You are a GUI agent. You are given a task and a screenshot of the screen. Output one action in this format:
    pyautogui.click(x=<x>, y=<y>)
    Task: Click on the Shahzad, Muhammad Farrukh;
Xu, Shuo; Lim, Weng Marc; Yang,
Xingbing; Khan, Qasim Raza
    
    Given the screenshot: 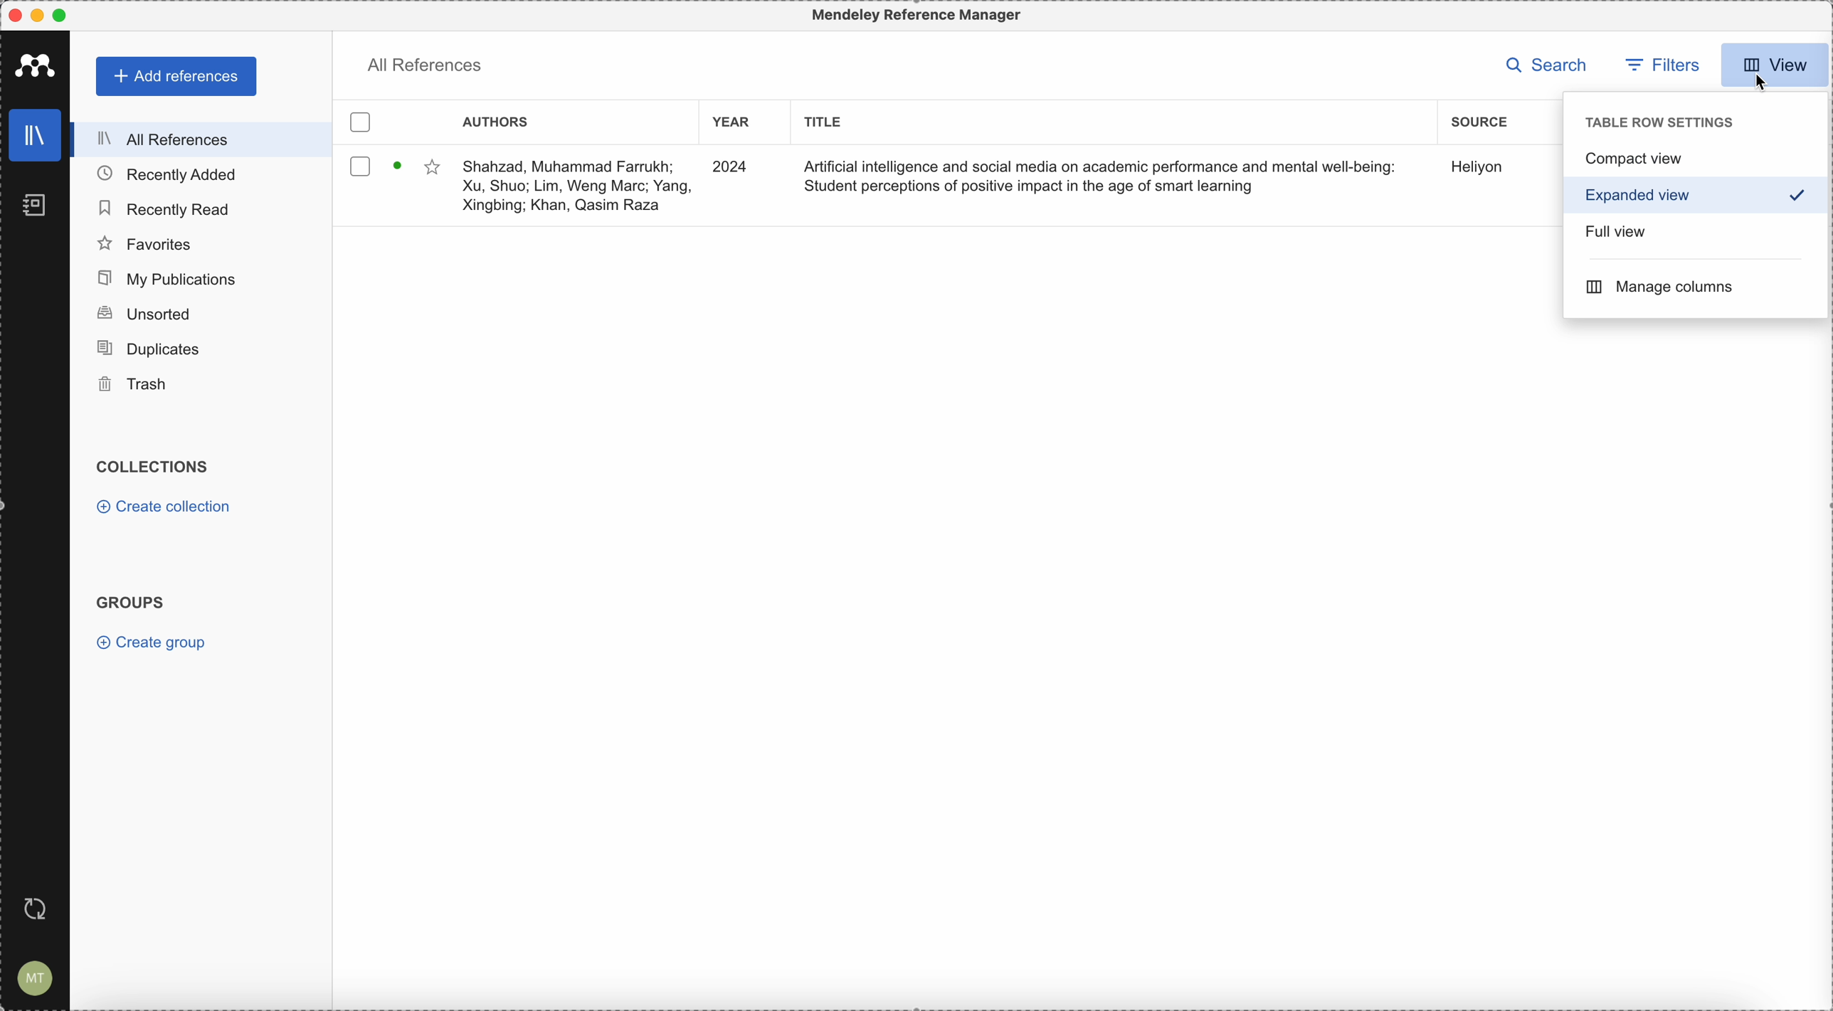 What is the action you would take?
    pyautogui.click(x=576, y=190)
    